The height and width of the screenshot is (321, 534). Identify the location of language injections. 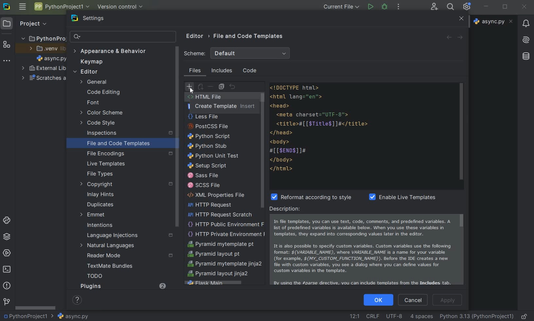
(127, 235).